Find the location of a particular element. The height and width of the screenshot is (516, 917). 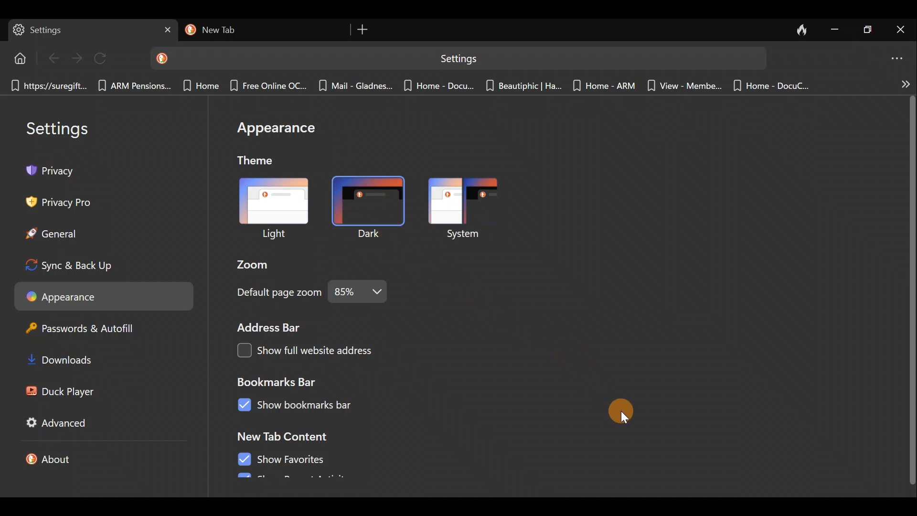

 is located at coordinates (18, 57).